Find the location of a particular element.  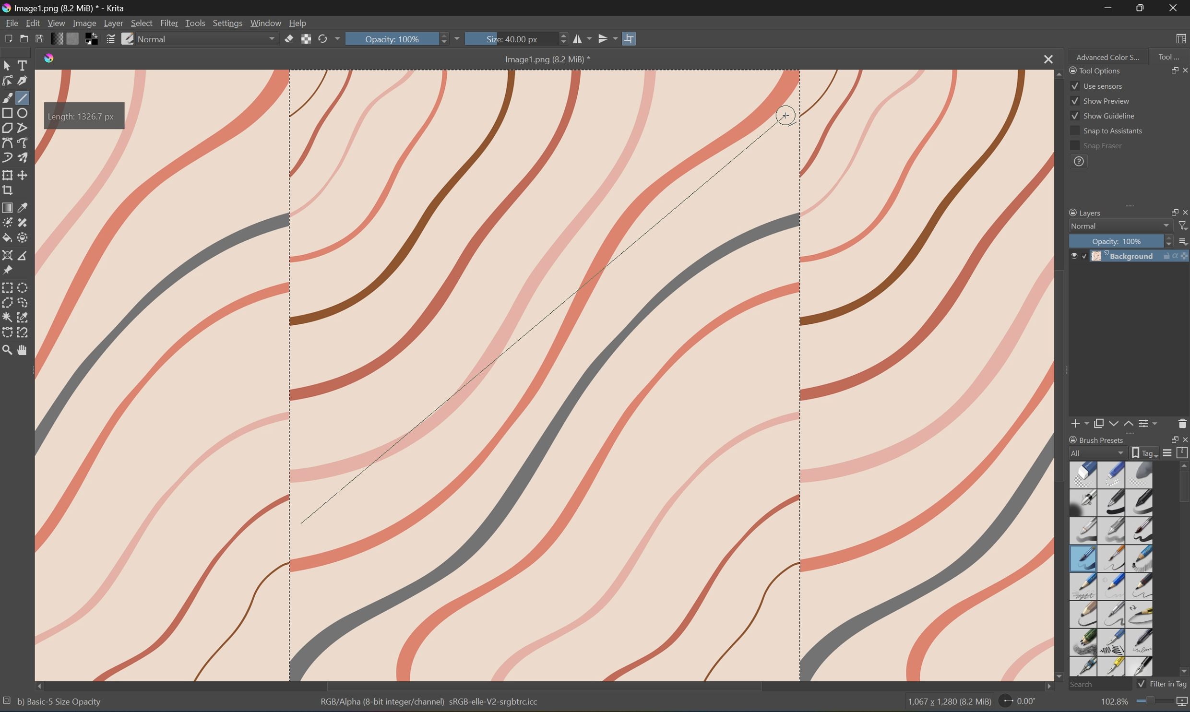

Close is located at coordinates (1174, 8).